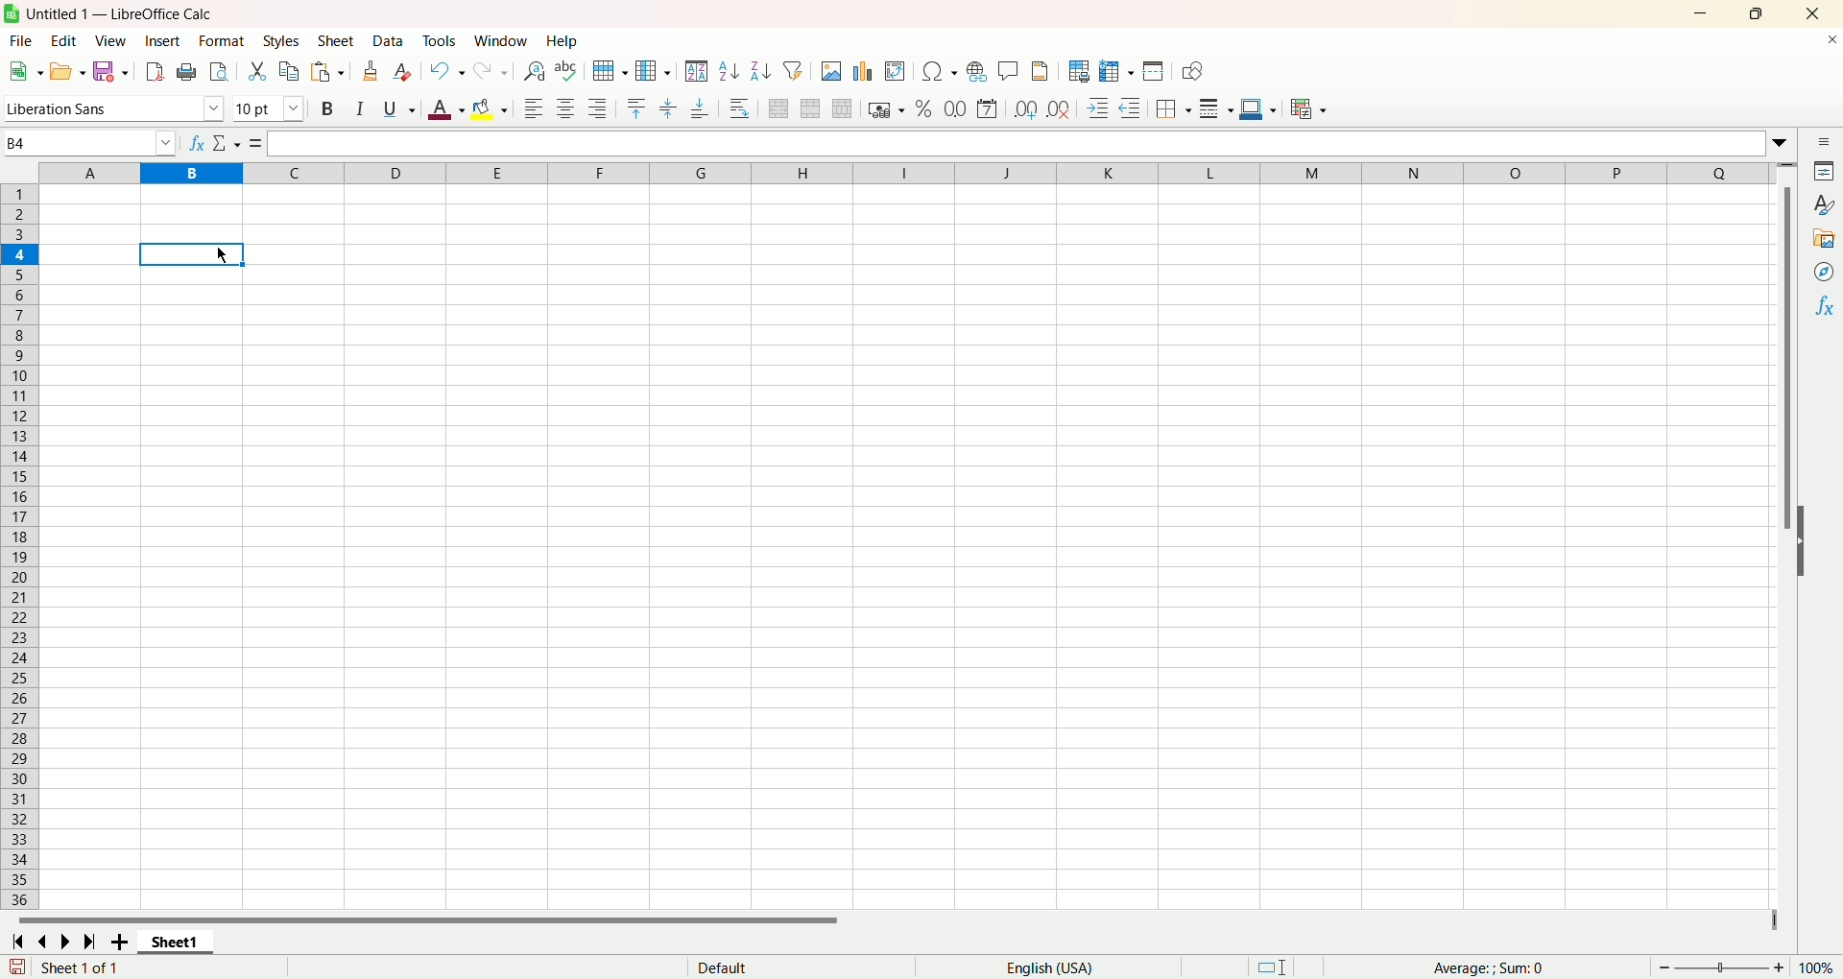  What do you see at coordinates (1825, 204) in the screenshot?
I see `styles` at bounding box center [1825, 204].